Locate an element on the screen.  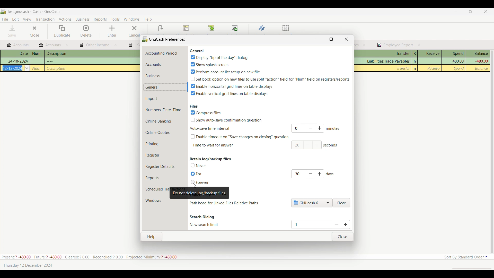
Budget details is located at coordinates (89, 257).